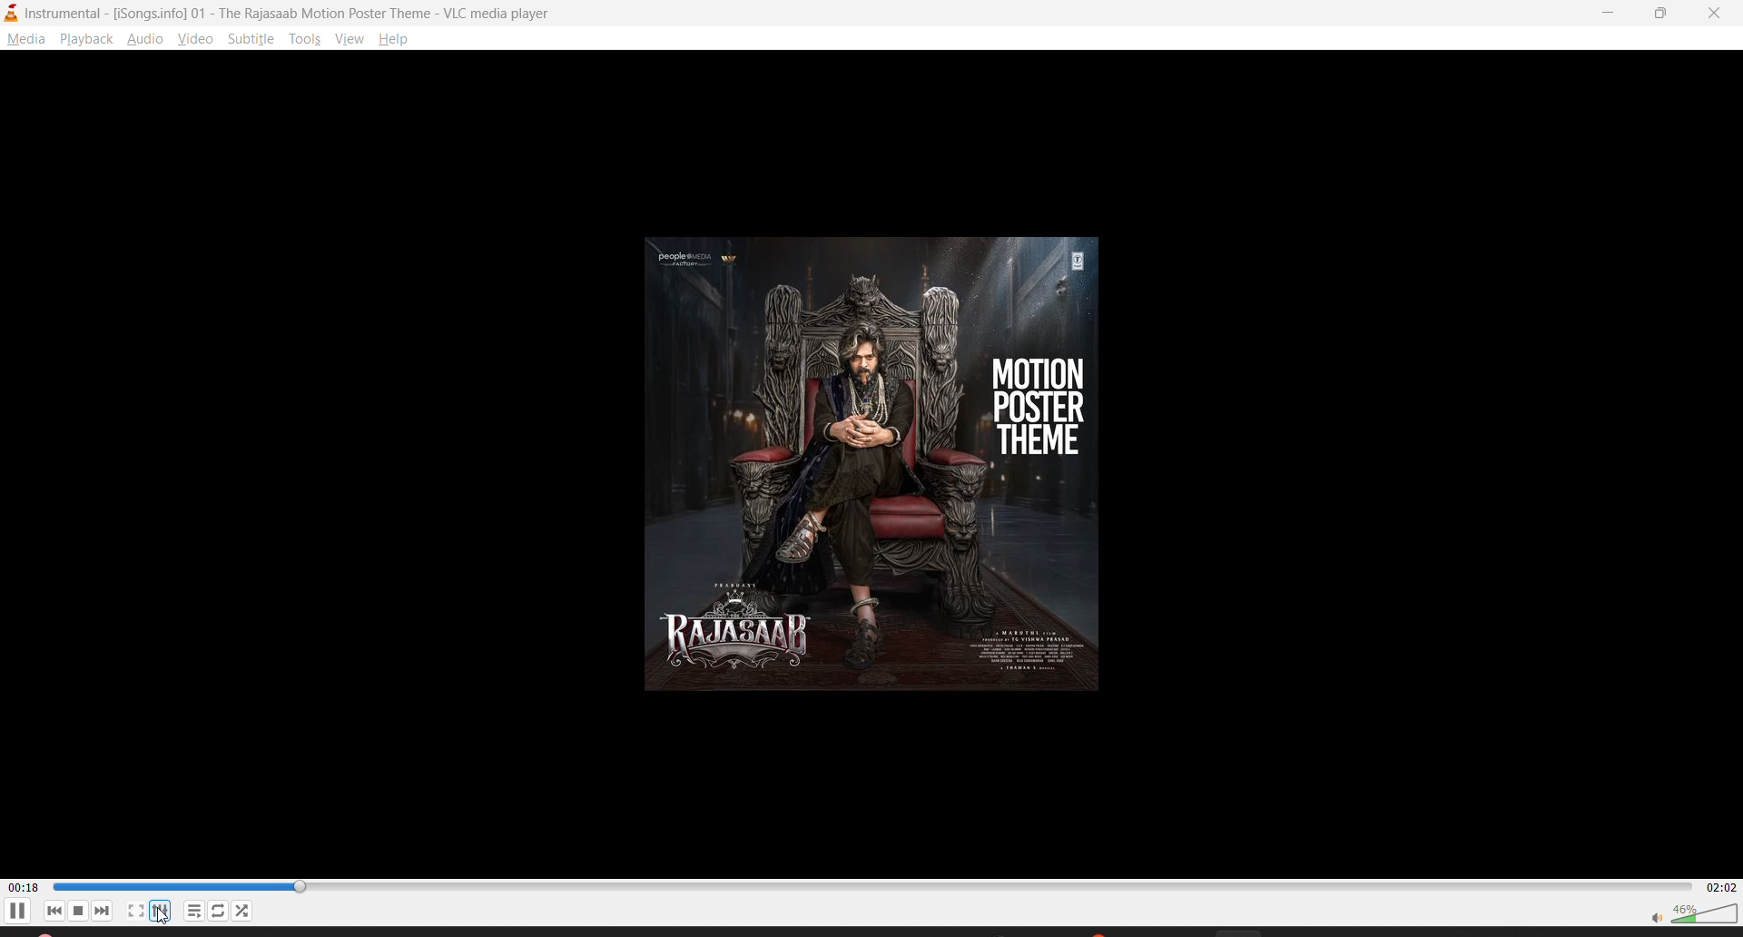 The image size is (1743, 937). What do you see at coordinates (242, 910) in the screenshot?
I see `random` at bounding box center [242, 910].